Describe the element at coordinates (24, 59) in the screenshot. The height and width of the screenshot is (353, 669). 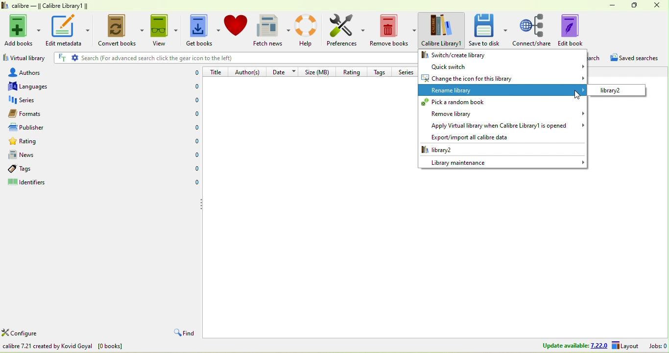
I see `virtual library` at that location.